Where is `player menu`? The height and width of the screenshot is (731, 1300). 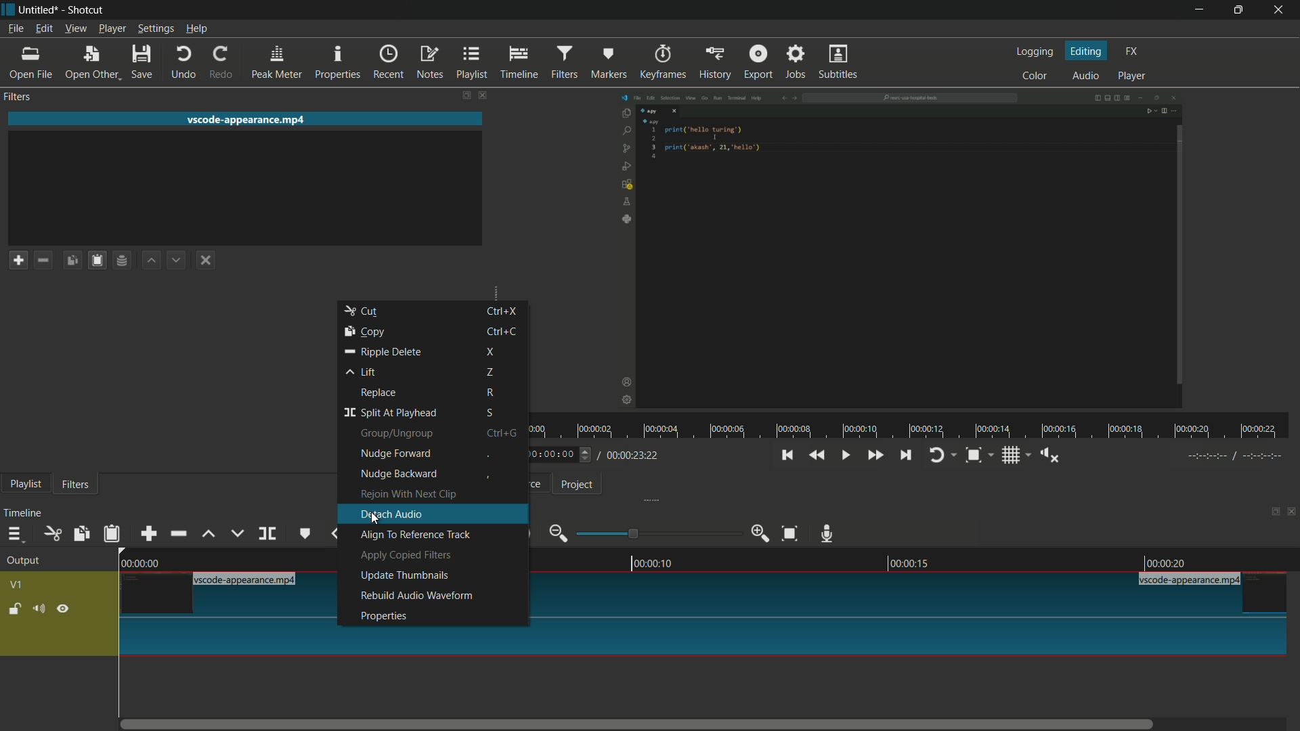
player menu is located at coordinates (112, 29).